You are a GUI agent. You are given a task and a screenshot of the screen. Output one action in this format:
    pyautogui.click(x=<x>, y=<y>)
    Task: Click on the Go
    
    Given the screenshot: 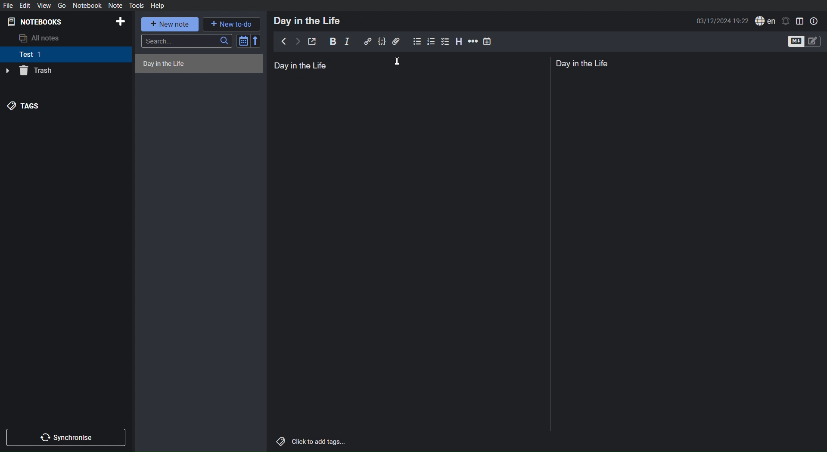 What is the action you would take?
    pyautogui.click(x=61, y=6)
    